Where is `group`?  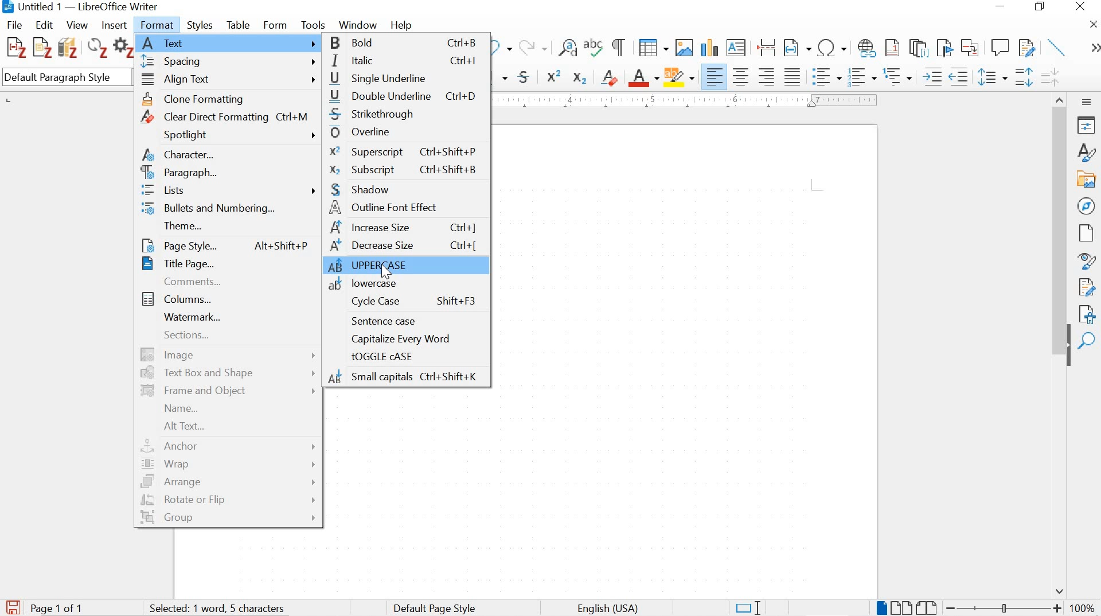
group is located at coordinates (228, 519).